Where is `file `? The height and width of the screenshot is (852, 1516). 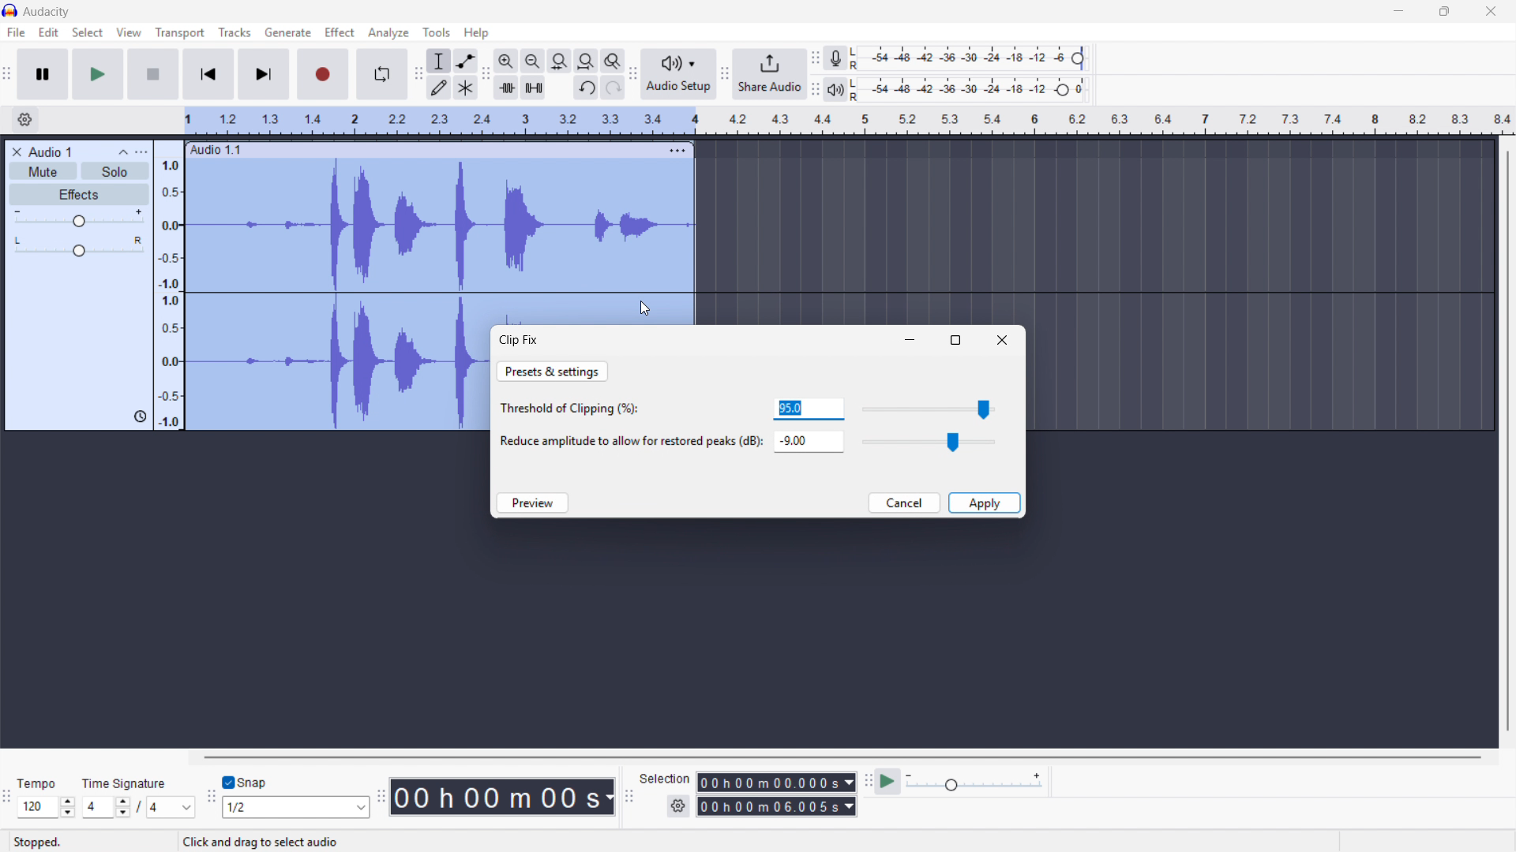 file  is located at coordinates (15, 32).